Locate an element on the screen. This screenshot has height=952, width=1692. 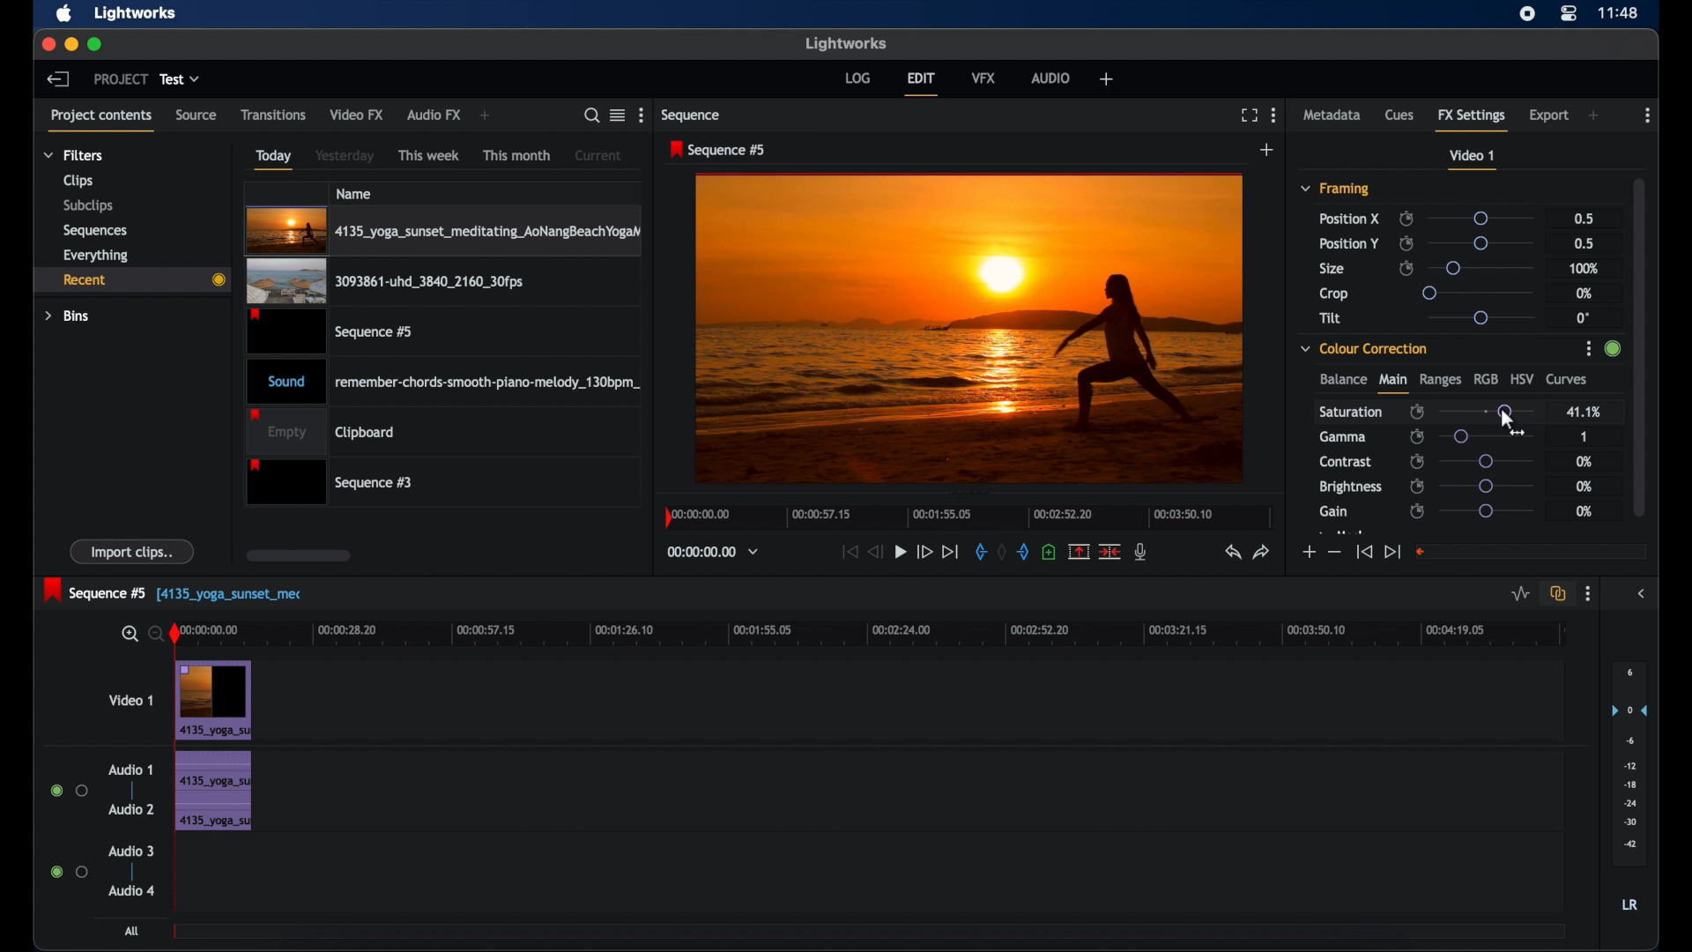
log is located at coordinates (857, 77).